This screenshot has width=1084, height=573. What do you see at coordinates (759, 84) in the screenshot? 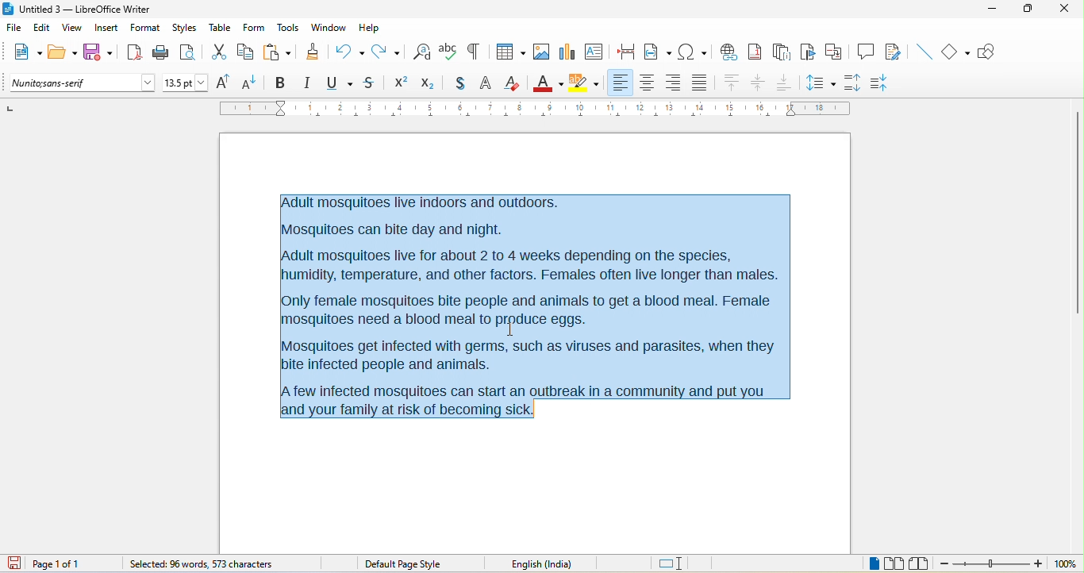
I see `align center` at bounding box center [759, 84].